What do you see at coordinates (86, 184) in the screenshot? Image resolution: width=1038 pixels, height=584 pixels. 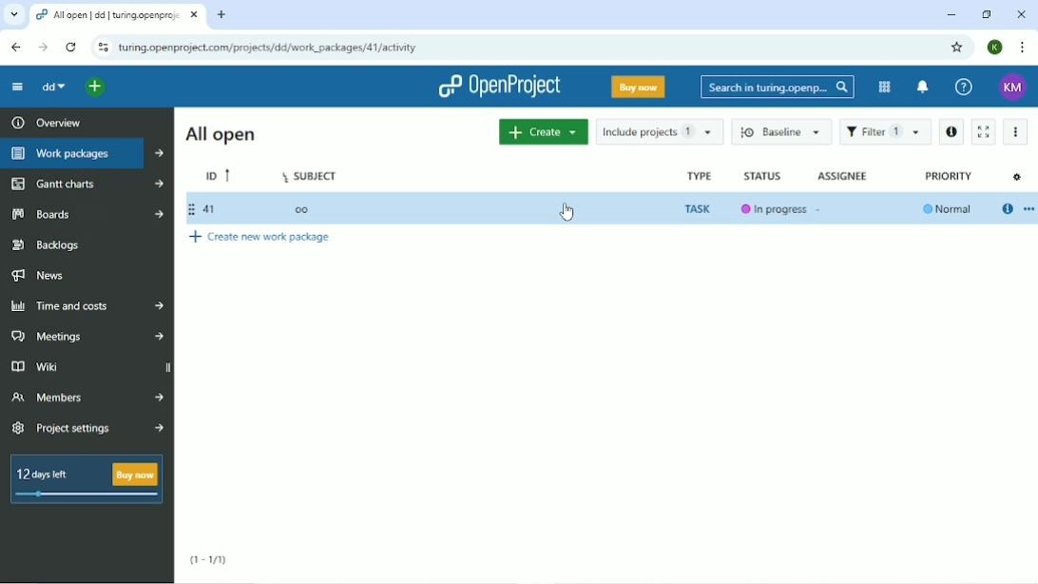 I see `Gantt charts` at bounding box center [86, 184].